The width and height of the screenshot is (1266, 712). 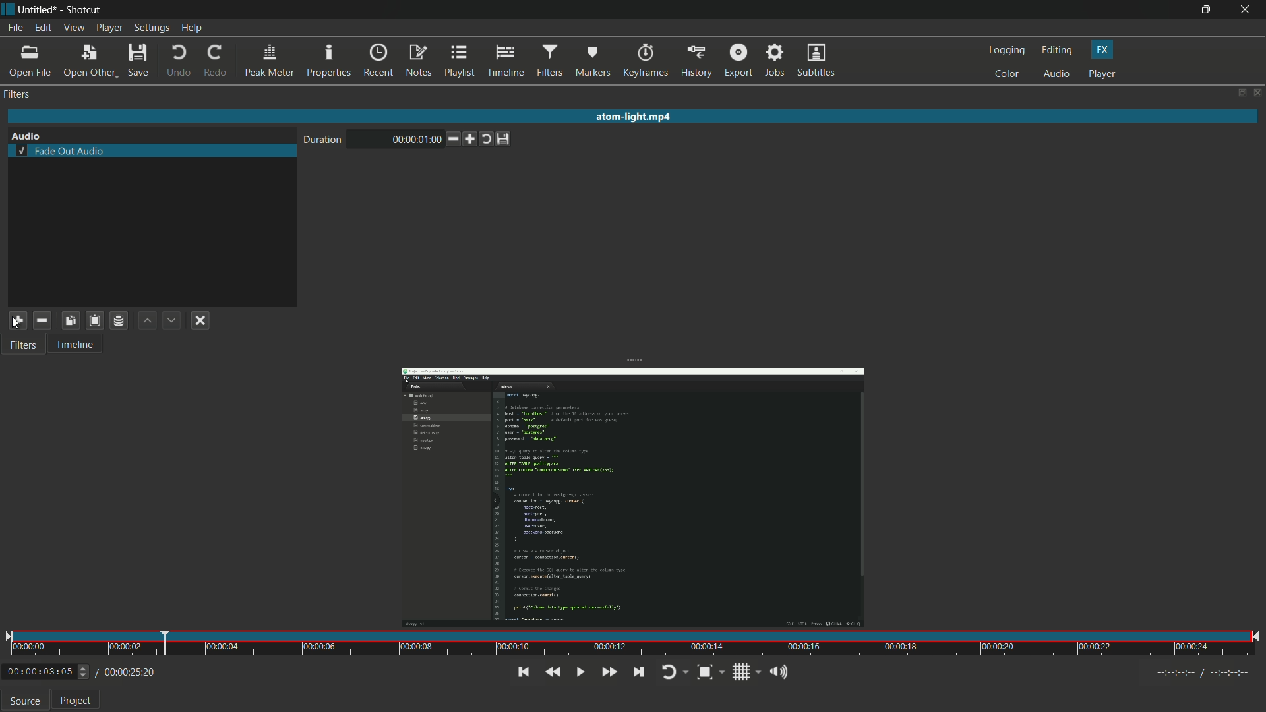 What do you see at coordinates (522, 672) in the screenshot?
I see `skip to the previous point` at bounding box center [522, 672].